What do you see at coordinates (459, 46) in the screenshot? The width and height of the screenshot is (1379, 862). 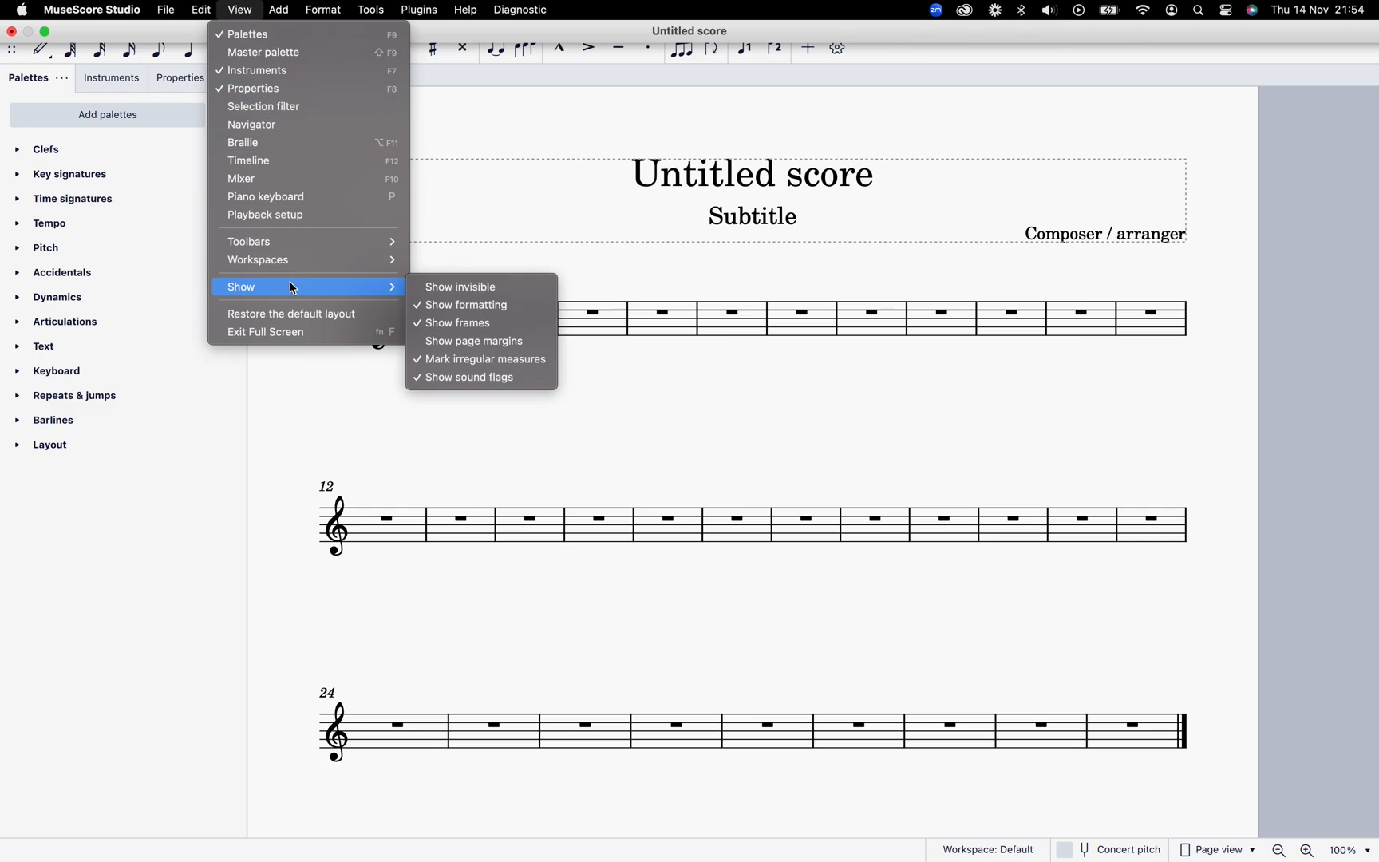 I see `toggle double sharp` at bounding box center [459, 46].